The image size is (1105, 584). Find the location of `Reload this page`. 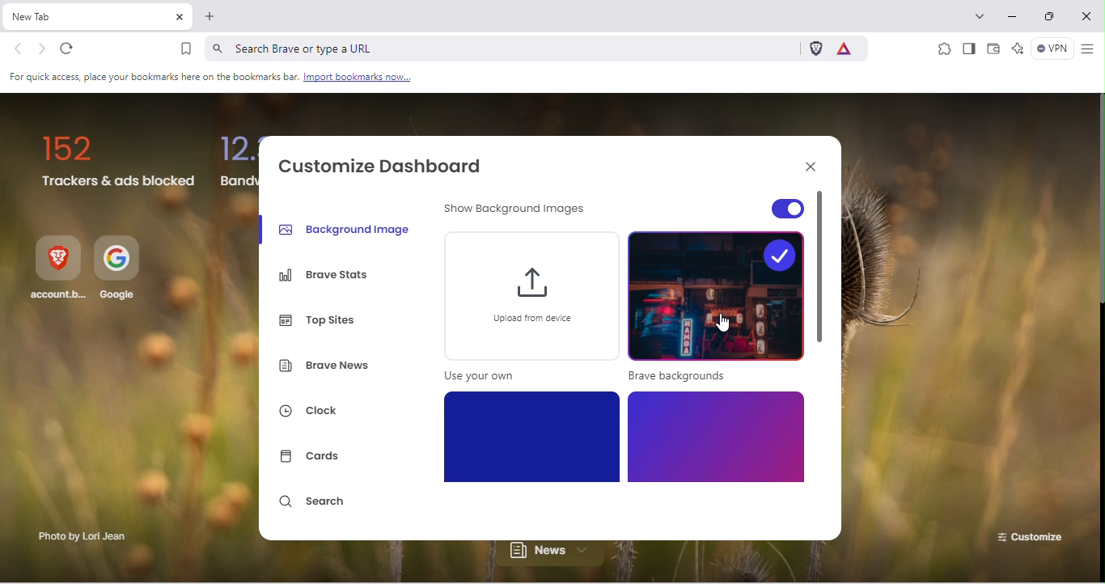

Reload this page is located at coordinates (74, 49).